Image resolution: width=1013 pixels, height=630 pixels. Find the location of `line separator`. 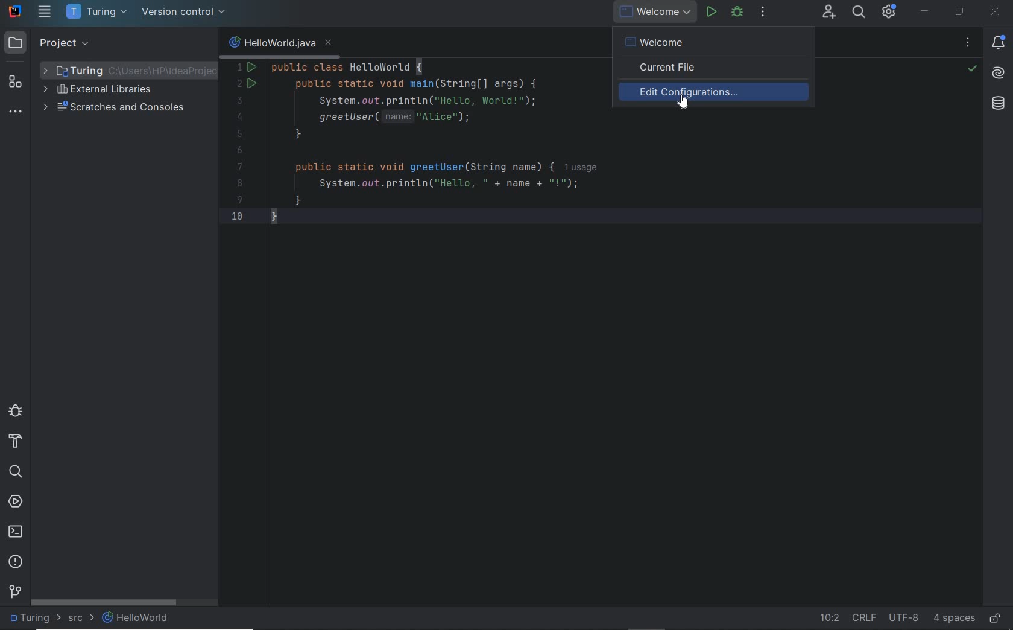

line separator is located at coordinates (864, 617).